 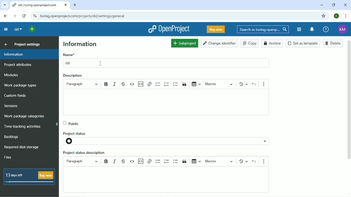 I want to click on Italic, so click(x=115, y=84).